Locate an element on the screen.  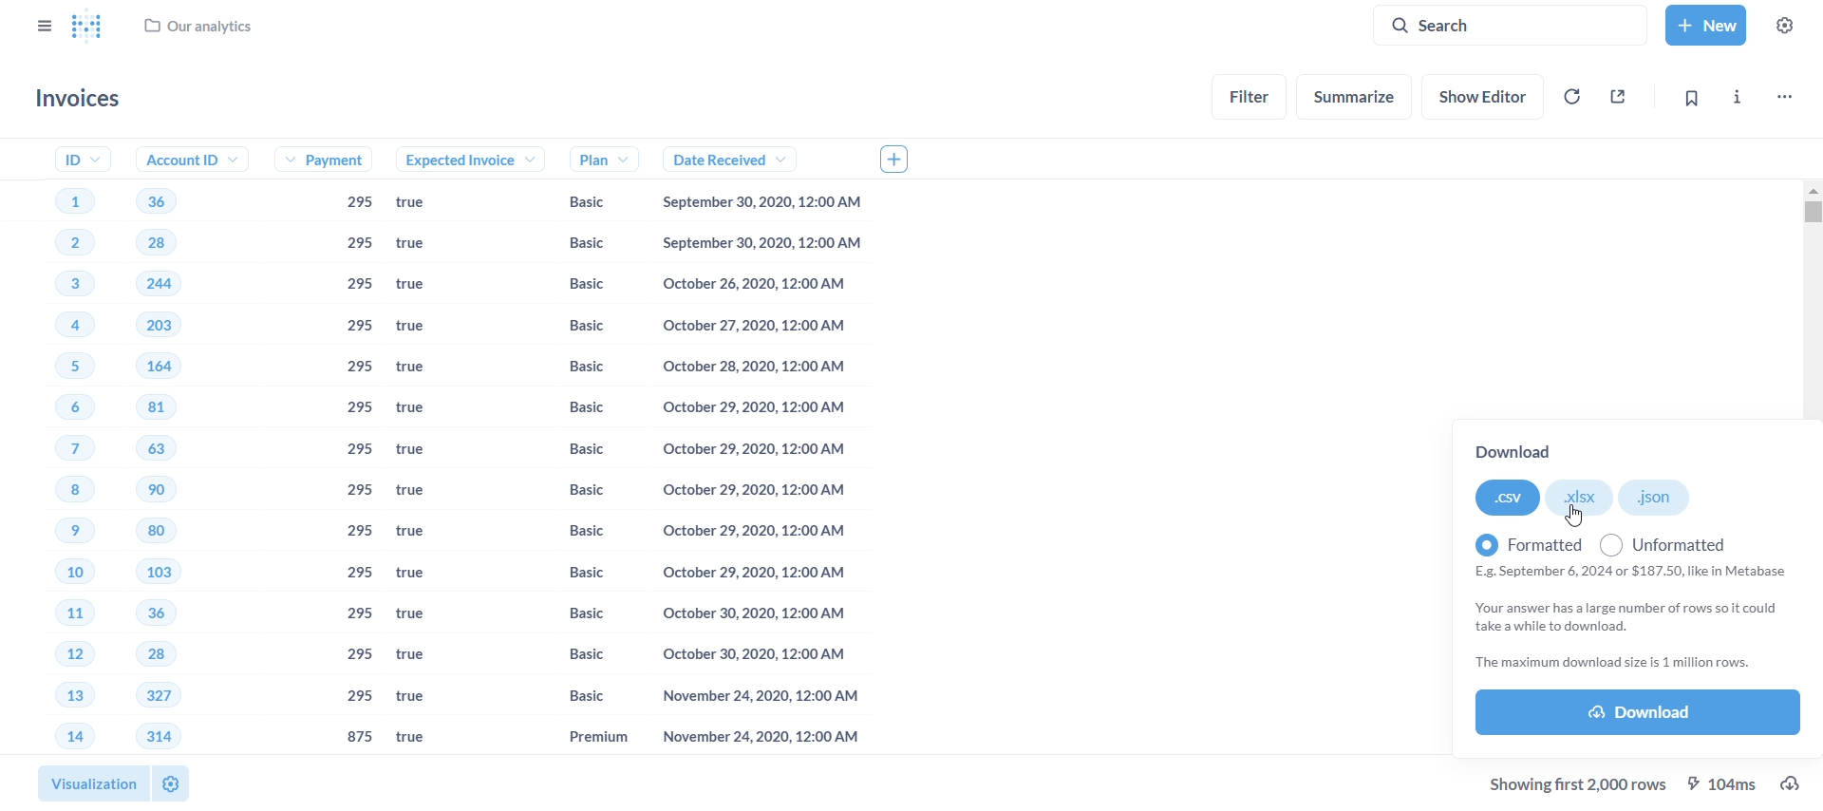
104MS is located at coordinates (1727, 783).